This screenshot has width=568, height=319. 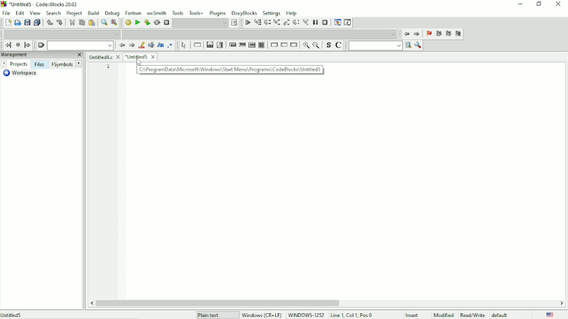 I want to click on DoxyBlocks, so click(x=244, y=12).